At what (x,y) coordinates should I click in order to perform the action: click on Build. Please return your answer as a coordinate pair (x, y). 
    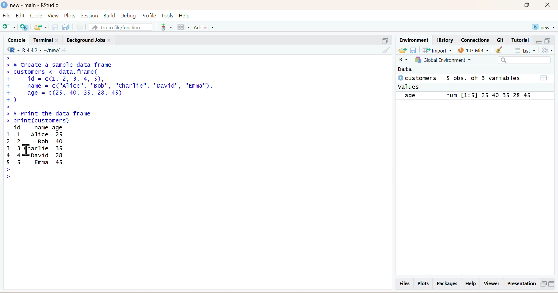
    Looking at the image, I should click on (108, 15).